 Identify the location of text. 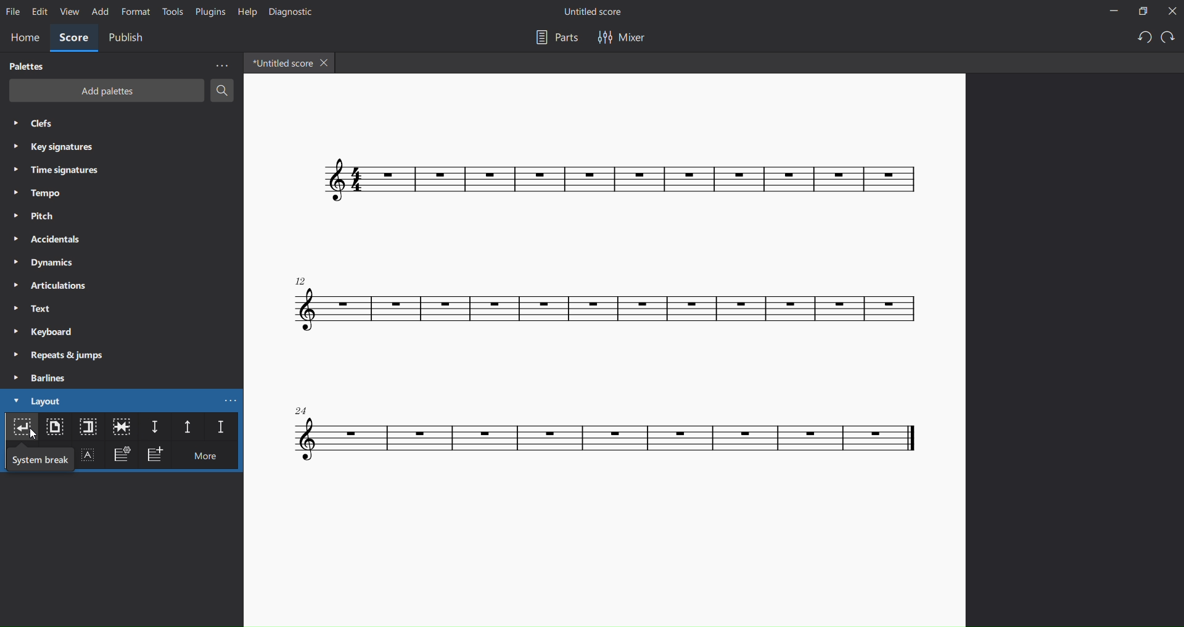
(31, 309).